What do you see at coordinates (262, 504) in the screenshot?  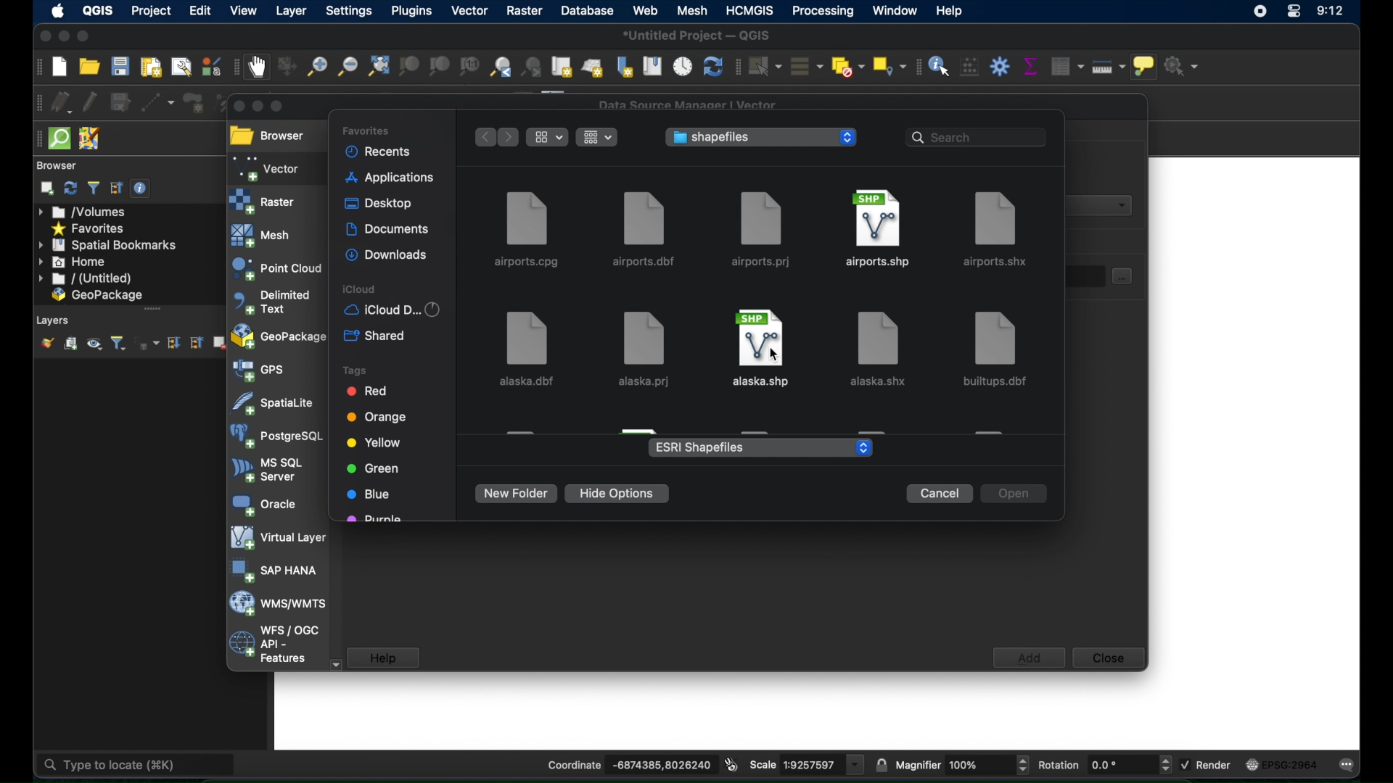 I see `oracle` at bounding box center [262, 504].